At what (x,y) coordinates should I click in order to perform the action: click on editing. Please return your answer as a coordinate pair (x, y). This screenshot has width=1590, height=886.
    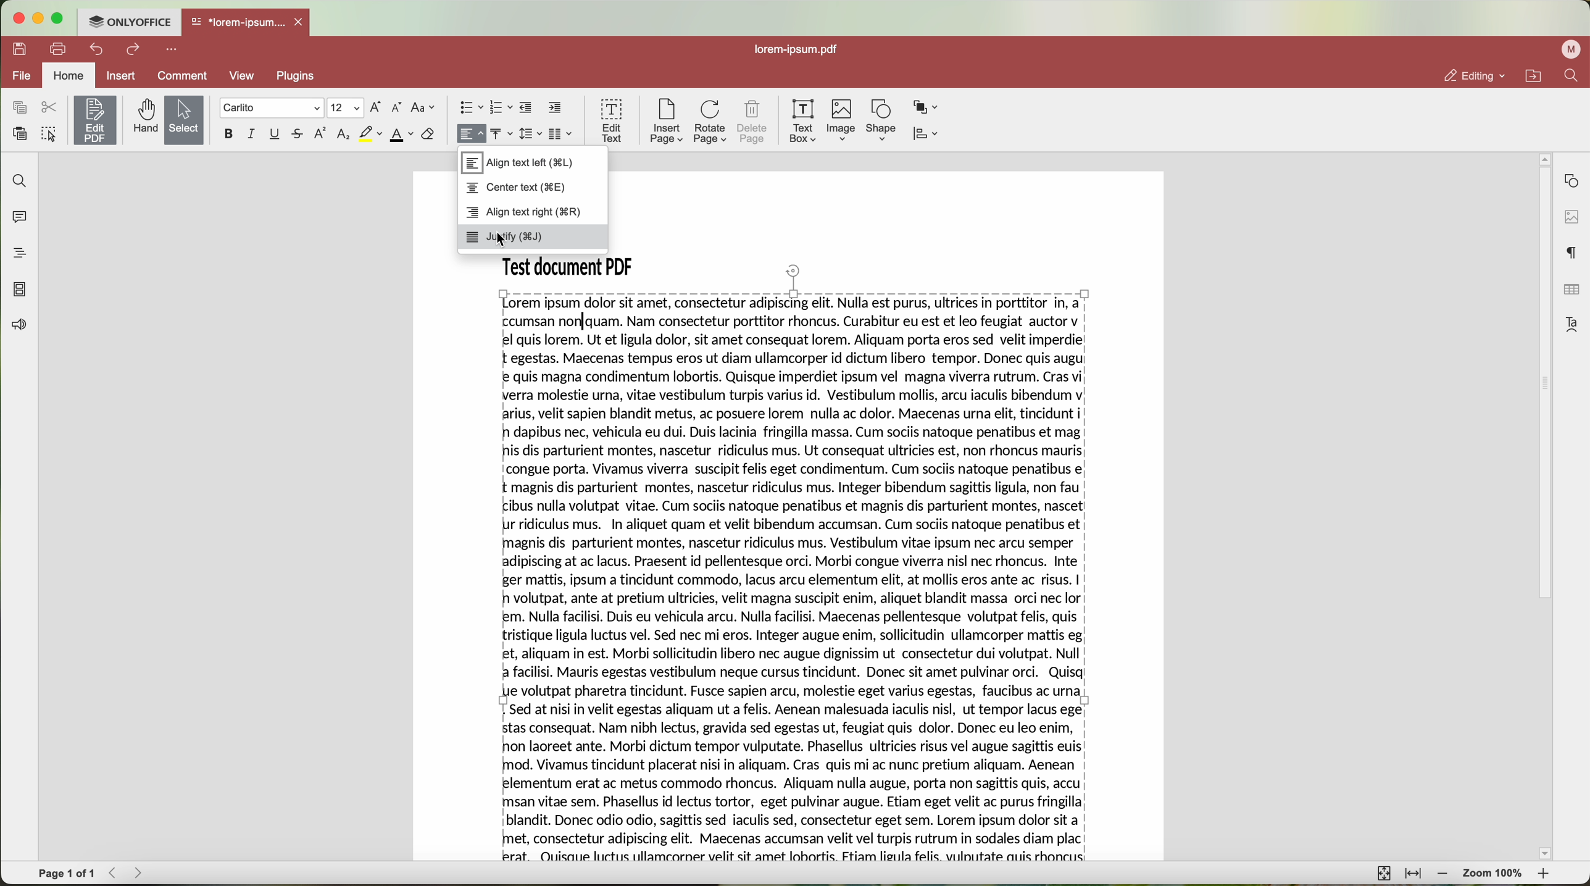
    Looking at the image, I should click on (1470, 73).